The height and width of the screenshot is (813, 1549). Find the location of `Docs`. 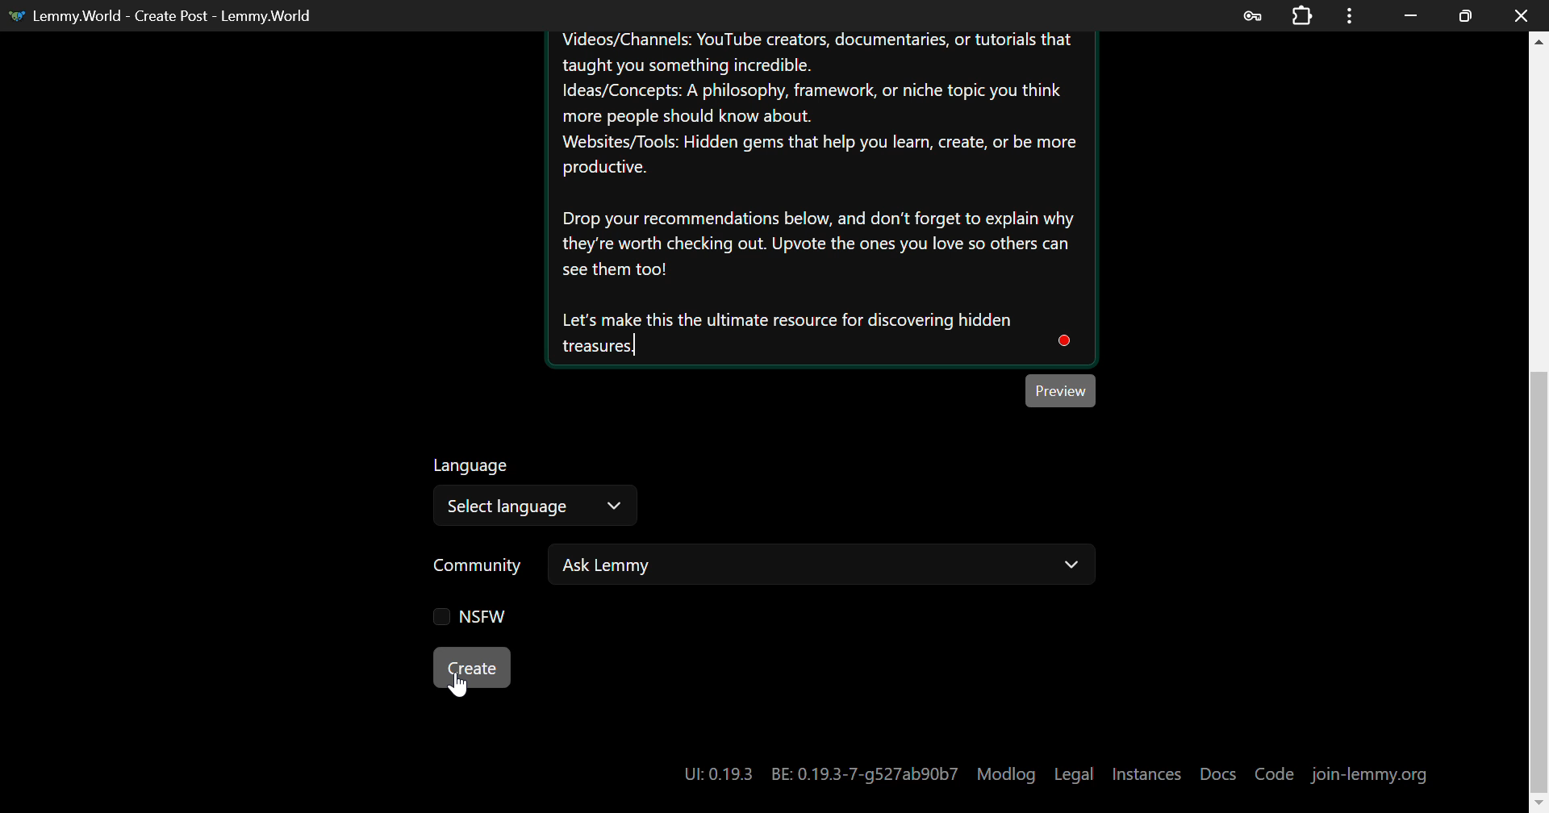

Docs is located at coordinates (1219, 773).